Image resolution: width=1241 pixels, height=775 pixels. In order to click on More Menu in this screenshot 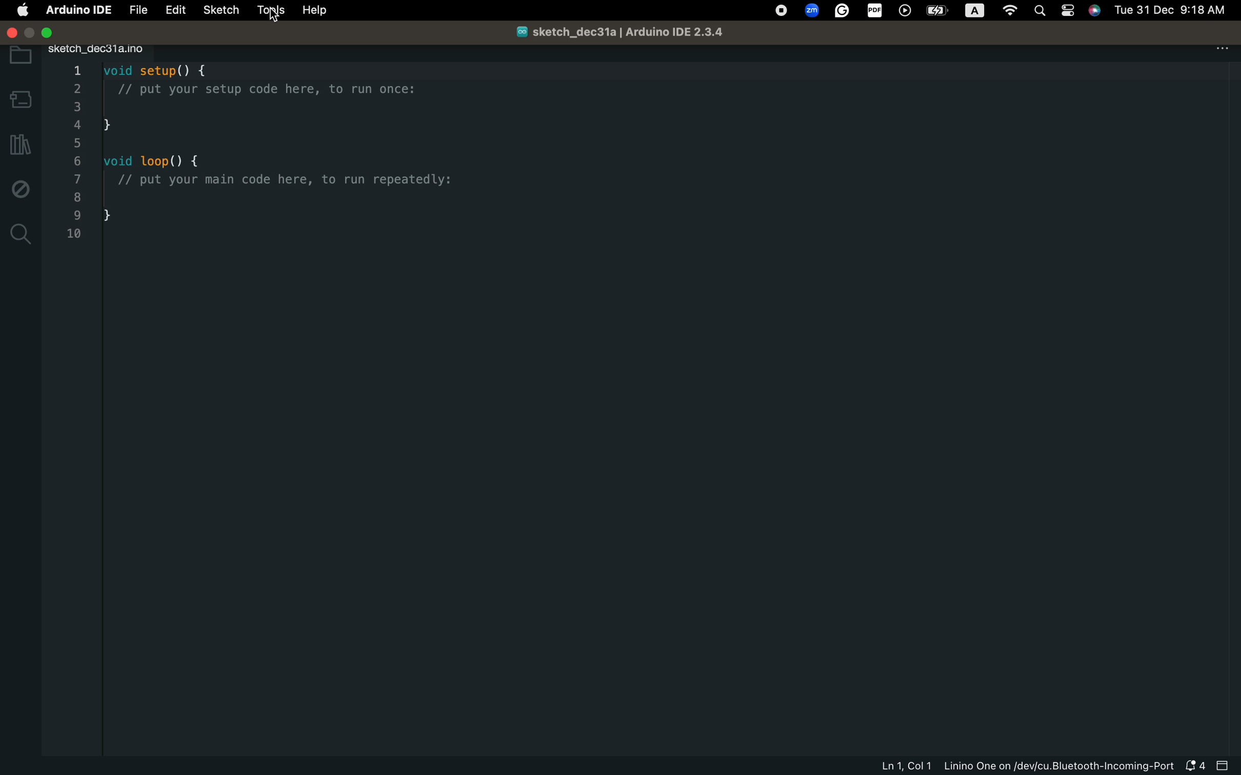, I will do `click(1223, 48)`.